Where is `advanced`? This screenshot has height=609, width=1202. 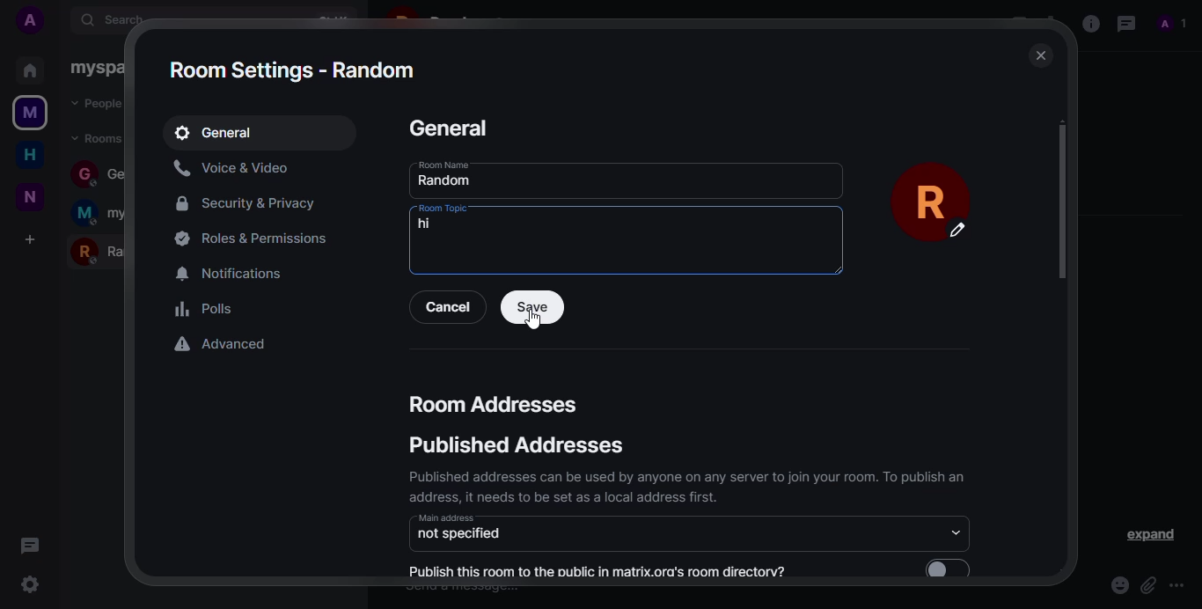 advanced is located at coordinates (224, 344).